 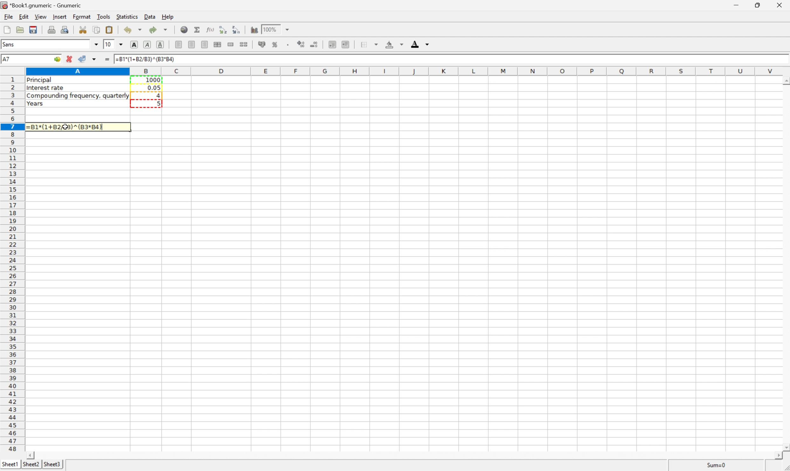 I want to click on bold, so click(x=134, y=44).